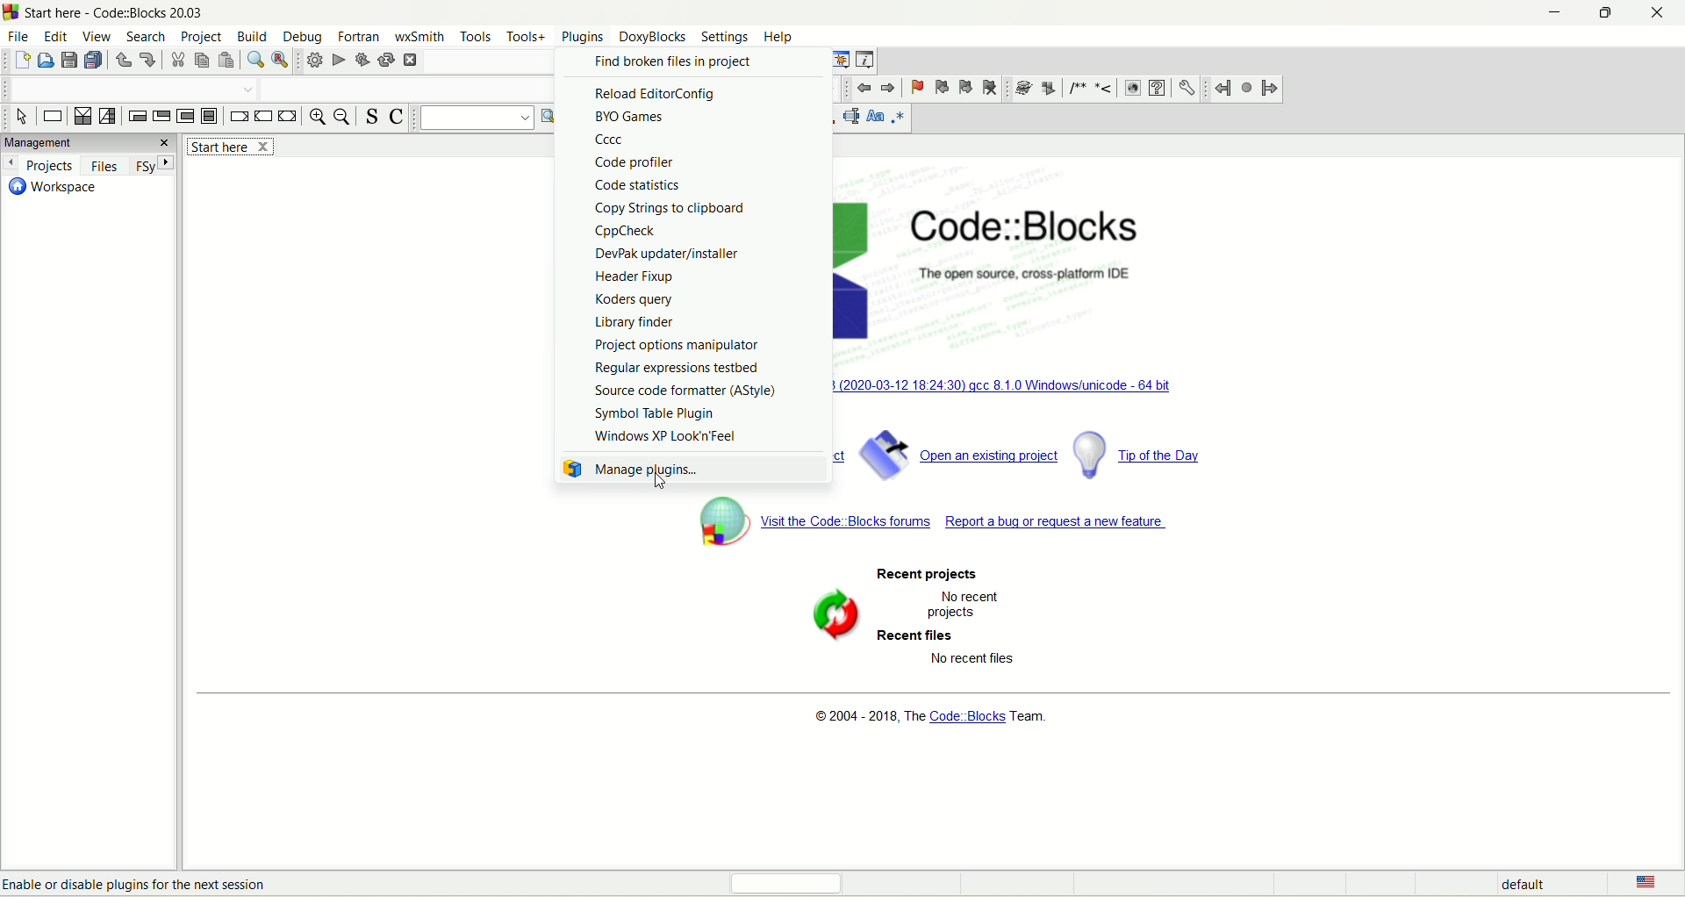 The image size is (1685, 897). I want to click on save, so click(67, 61).